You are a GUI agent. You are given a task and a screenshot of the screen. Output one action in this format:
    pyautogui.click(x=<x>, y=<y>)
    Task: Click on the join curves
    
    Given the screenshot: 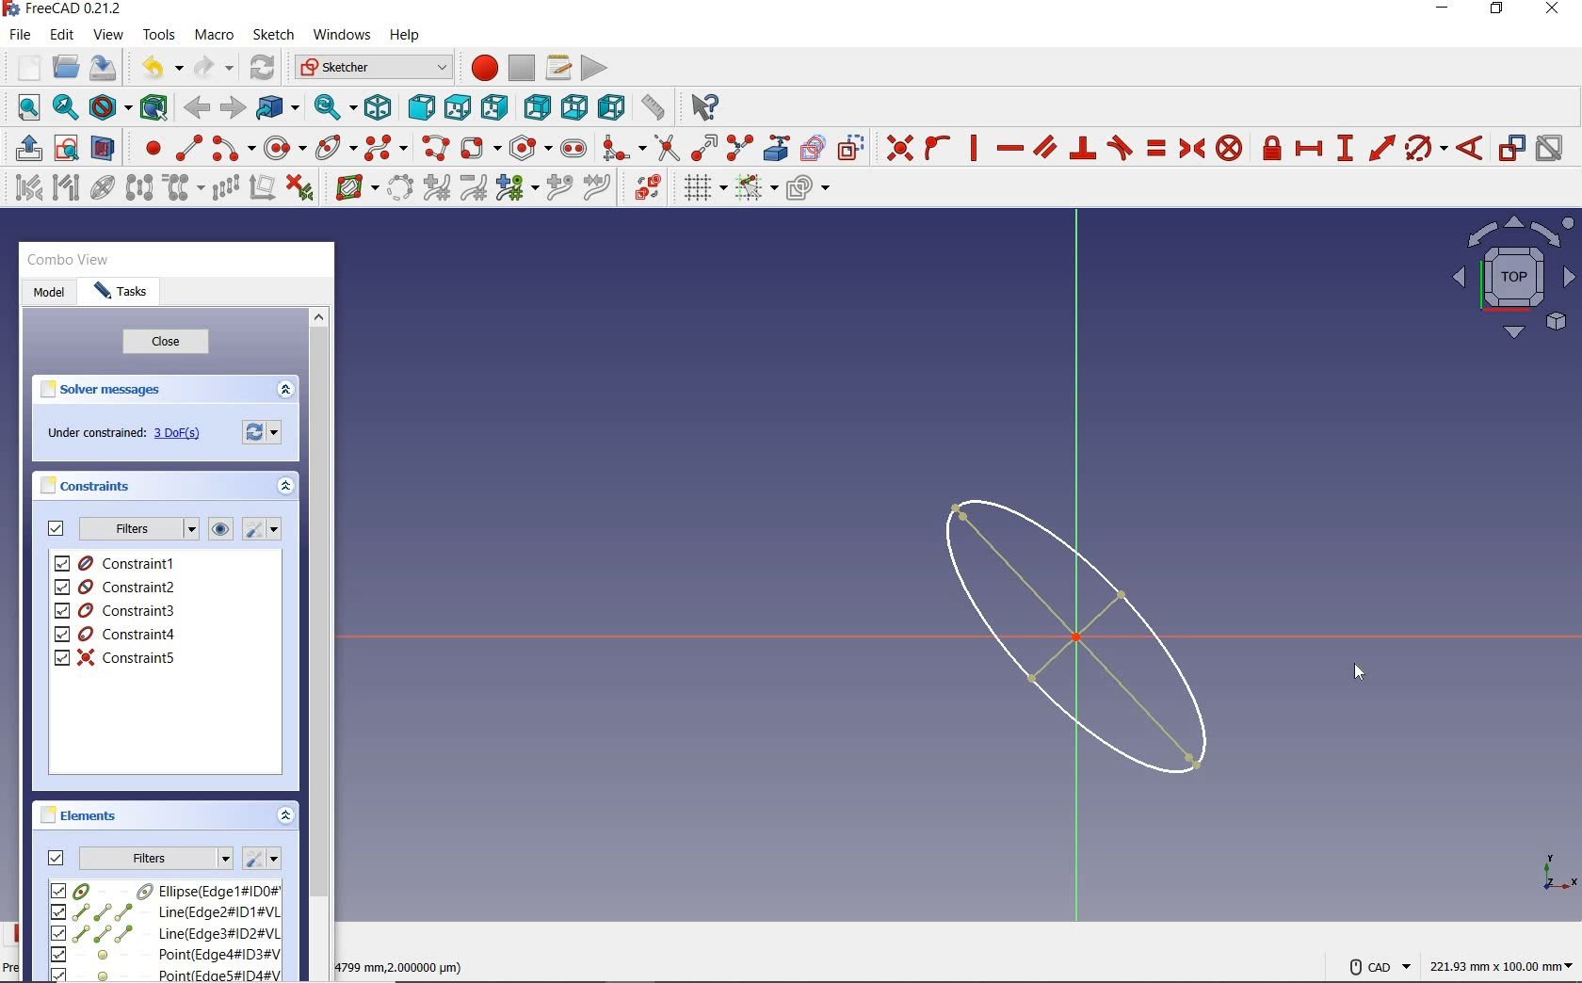 What is the action you would take?
    pyautogui.click(x=598, y=188)
    